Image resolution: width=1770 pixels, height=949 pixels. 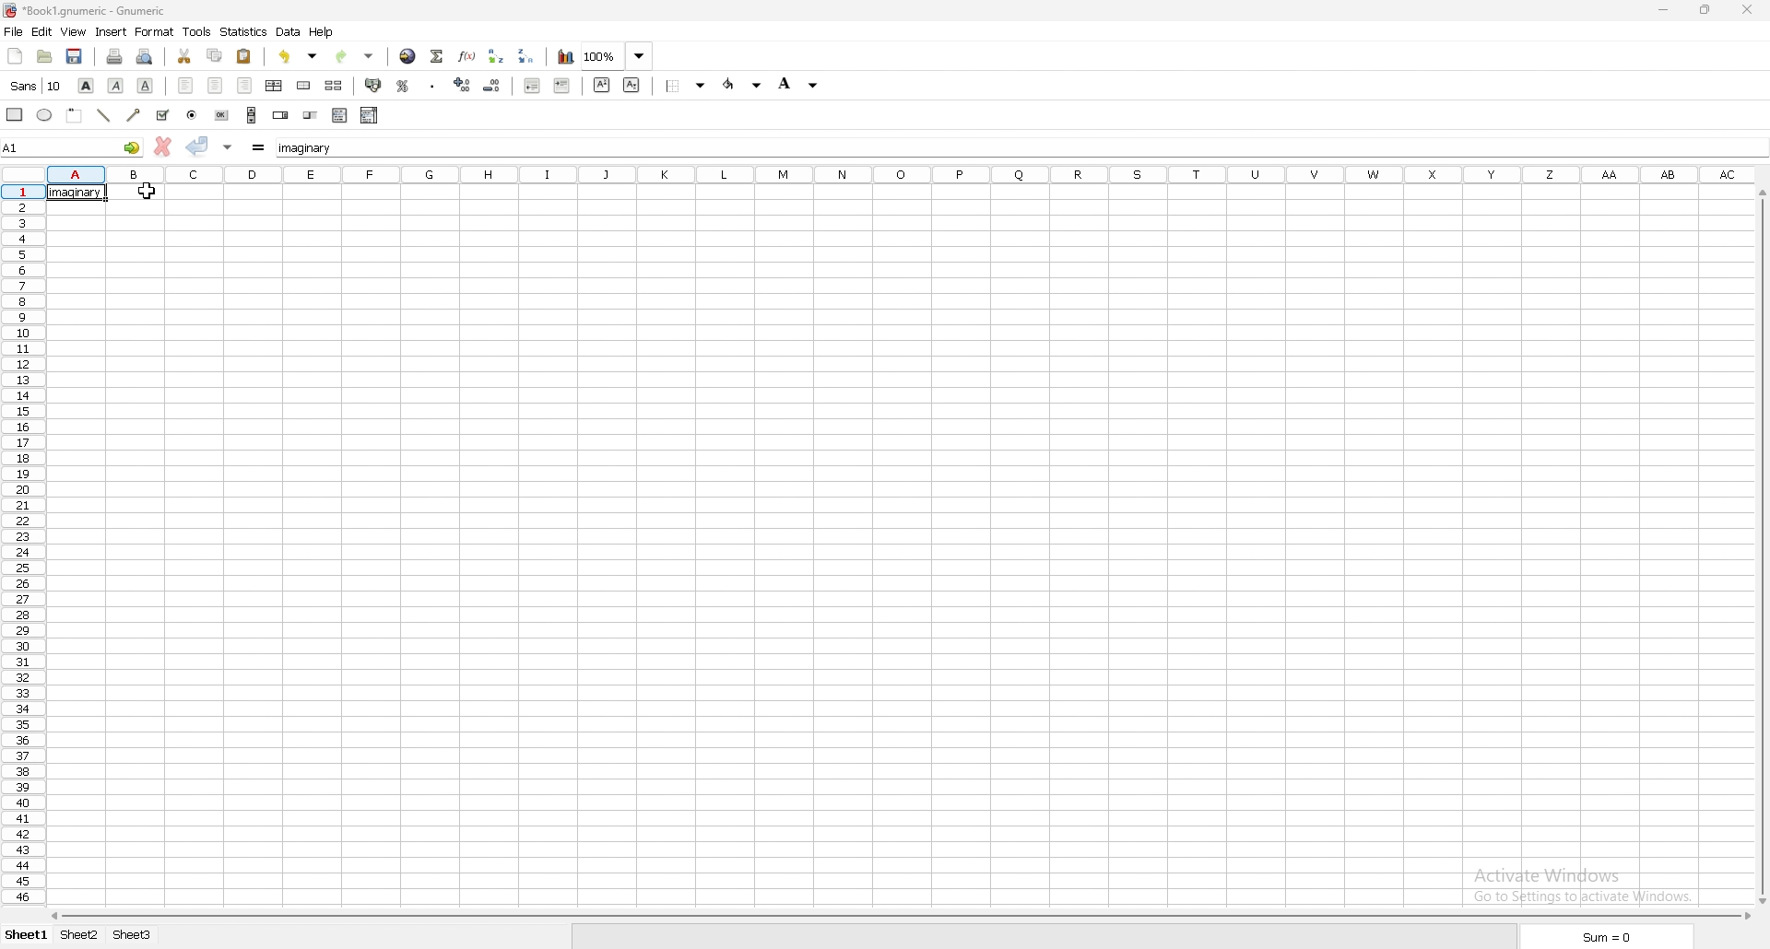 What do you see at coordinates (252, 114) in the screenshot?
I see `scroll bar` at bounding box center [252, 114].